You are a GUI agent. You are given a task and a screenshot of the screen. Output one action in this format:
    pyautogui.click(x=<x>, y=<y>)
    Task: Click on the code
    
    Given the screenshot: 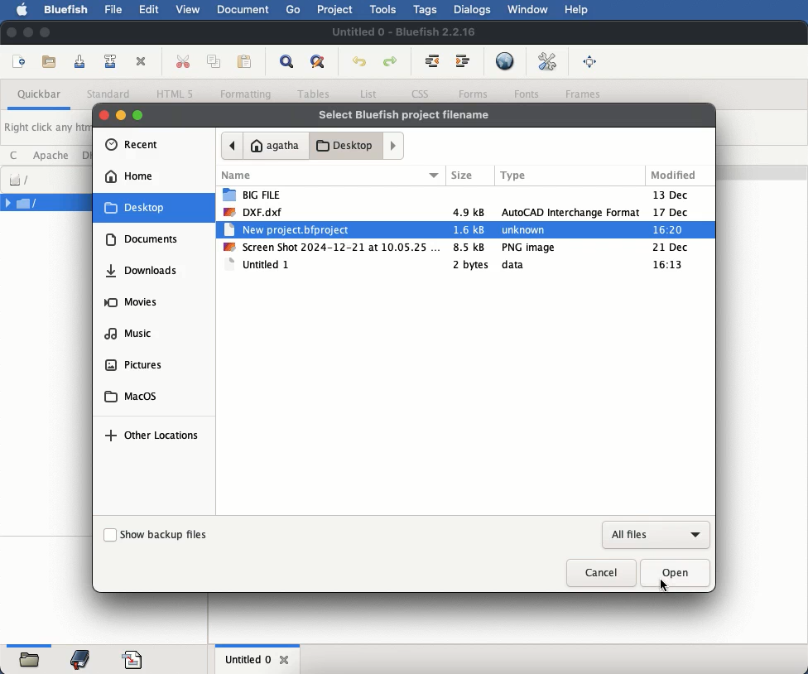 What is the action you would take?
    pyautogui.click(x=132, y=657)
    